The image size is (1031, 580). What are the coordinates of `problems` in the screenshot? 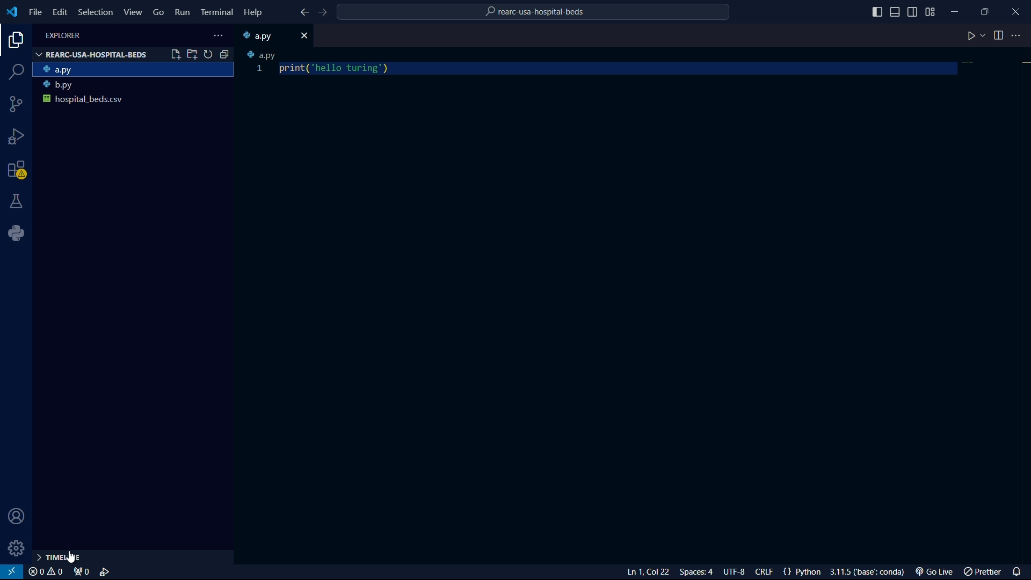 It's located at (46, 572).